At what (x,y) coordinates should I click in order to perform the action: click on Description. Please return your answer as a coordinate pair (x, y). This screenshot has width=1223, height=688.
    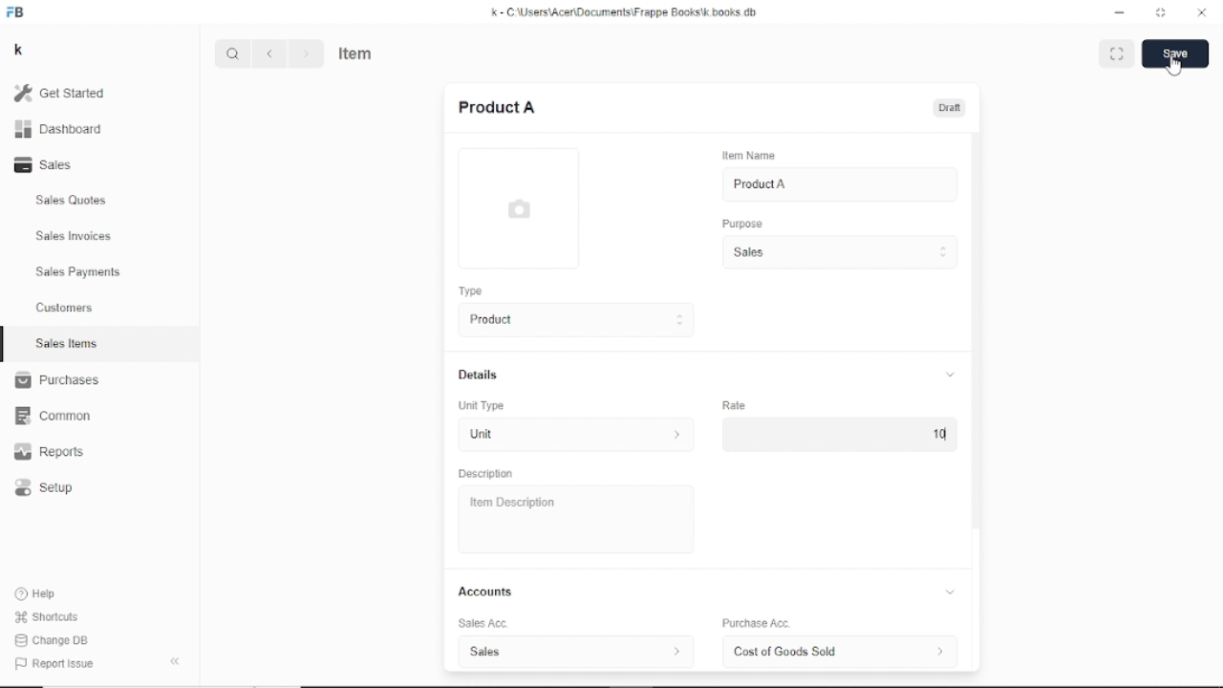
    Looking at the image, I should click on (486, 474).